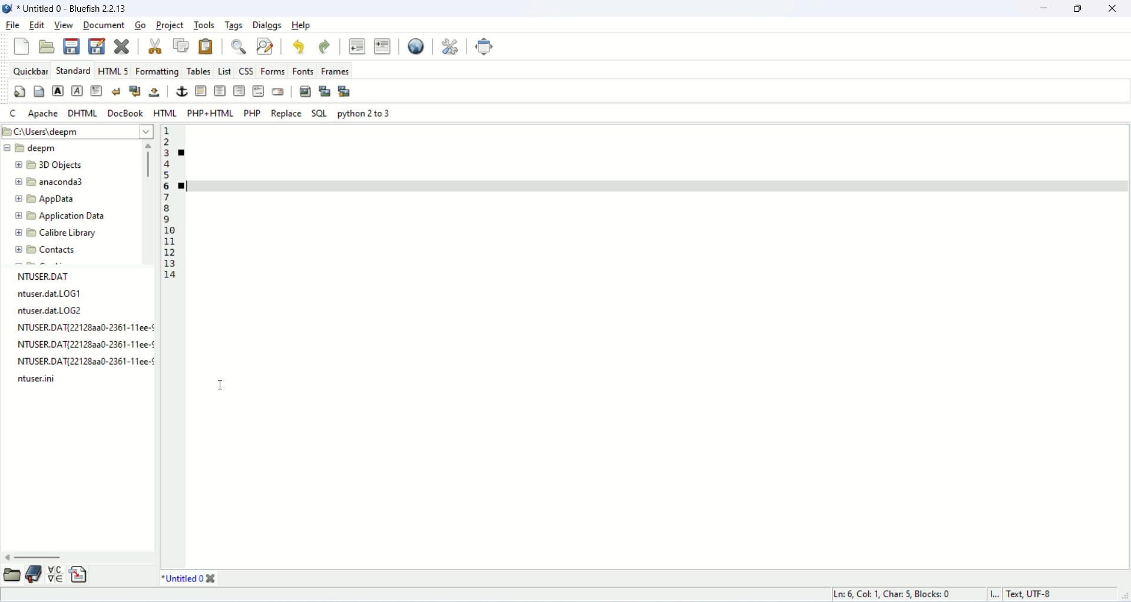  What do you see at coordinates (183, 46) in the screenshot?
I see `copy` at bounding box center [183, 46].